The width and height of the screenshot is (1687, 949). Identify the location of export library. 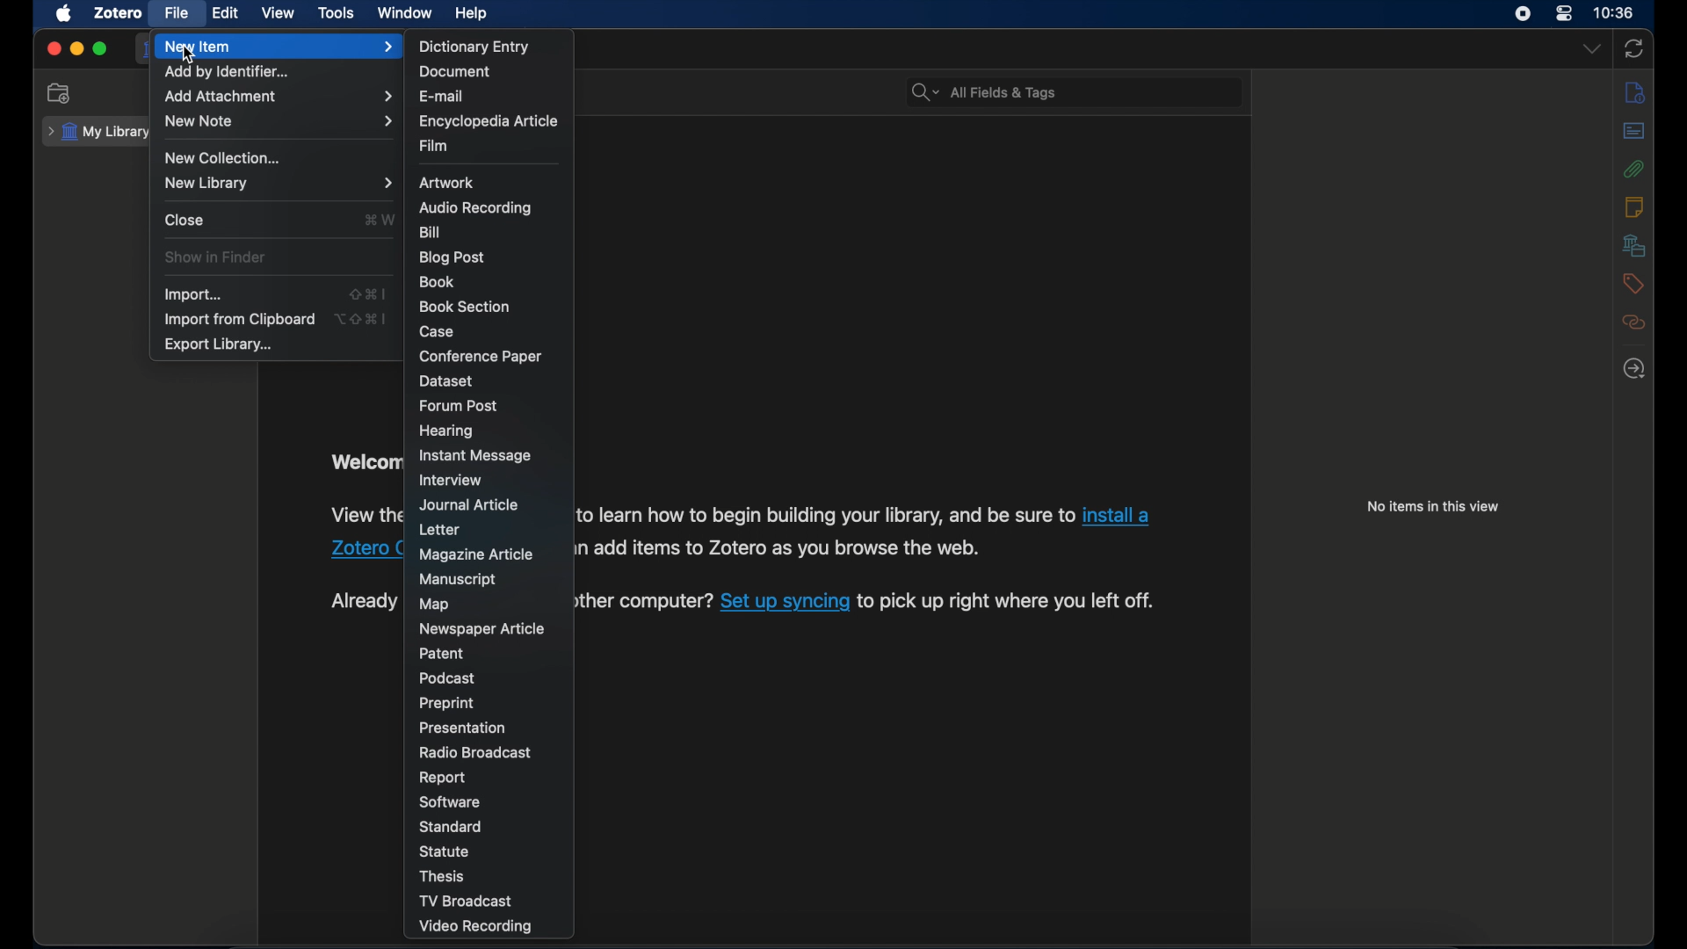
(221, 345).